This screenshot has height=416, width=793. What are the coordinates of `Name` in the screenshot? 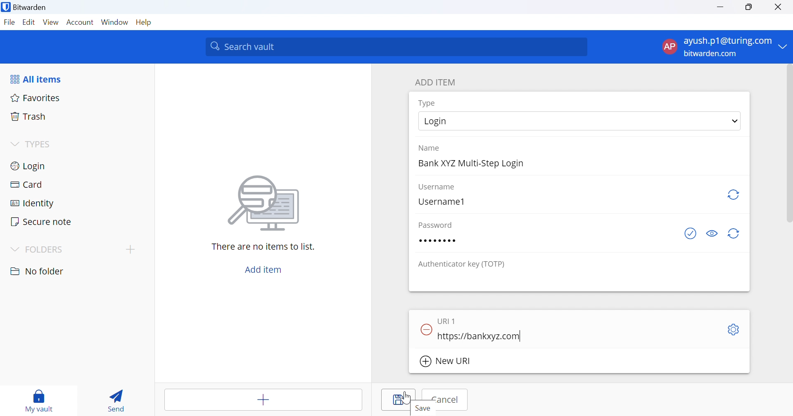 It's located at (431, 148).